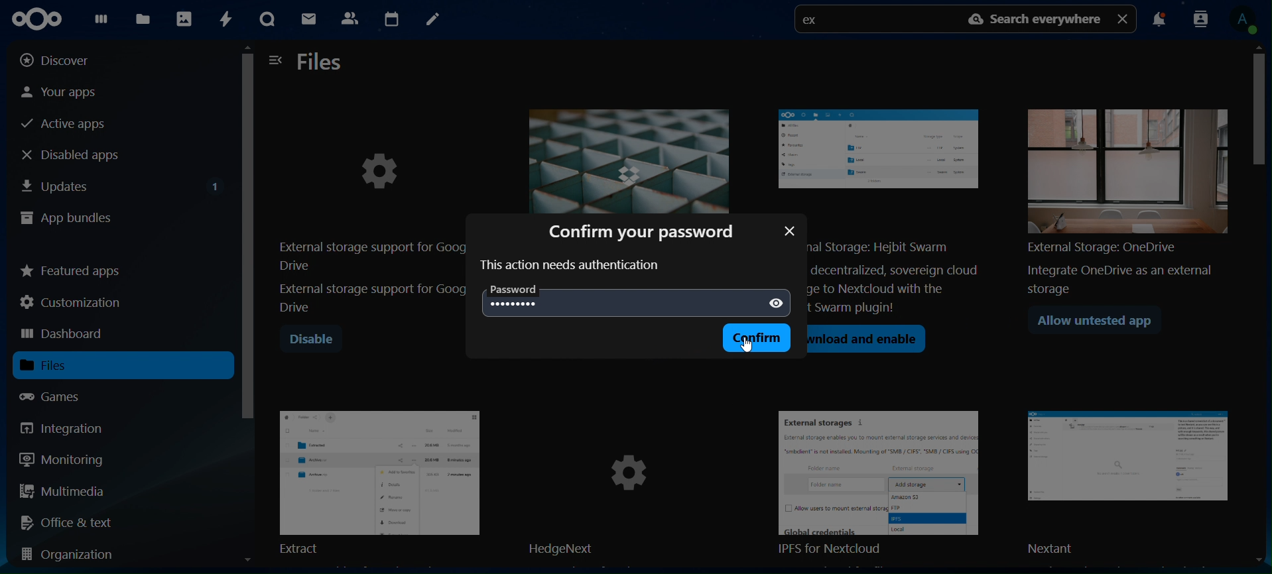  Describe the element at coordinates (1132, 484) in the screenshot. I see `Nextant` at that location.